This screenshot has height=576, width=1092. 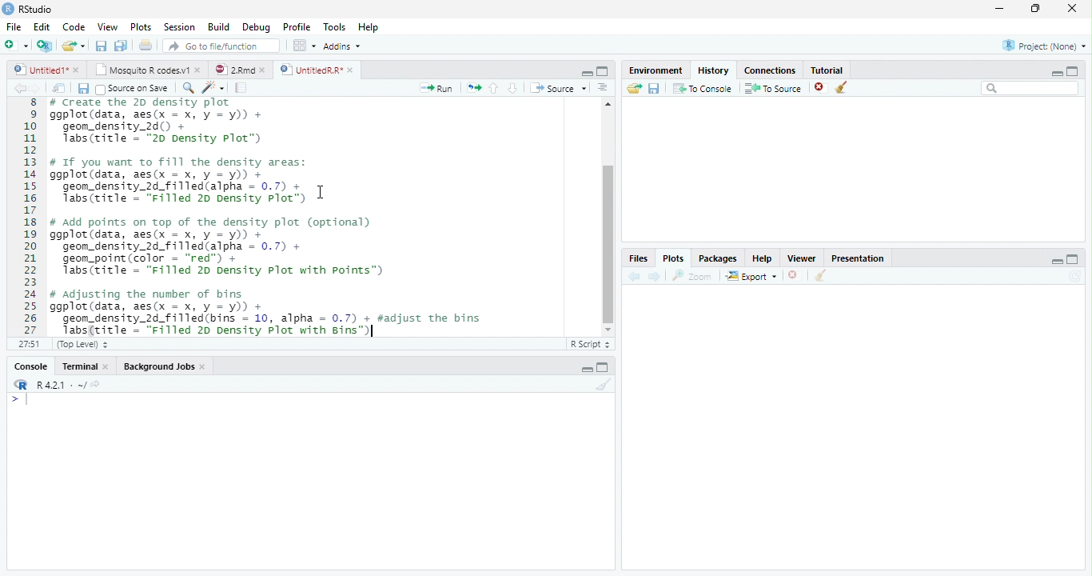 I want to click on Scrollbar down, so click(x=608, y=330).